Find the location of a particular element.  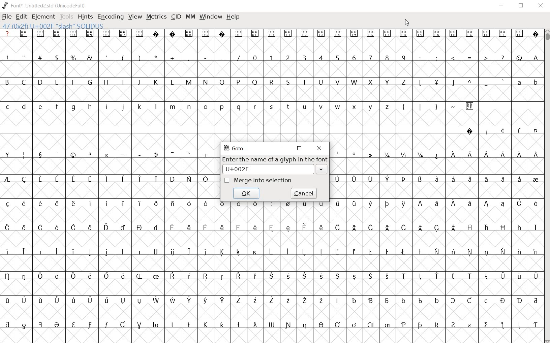

numbers 0 -9  is located at coordinates (331, 57).